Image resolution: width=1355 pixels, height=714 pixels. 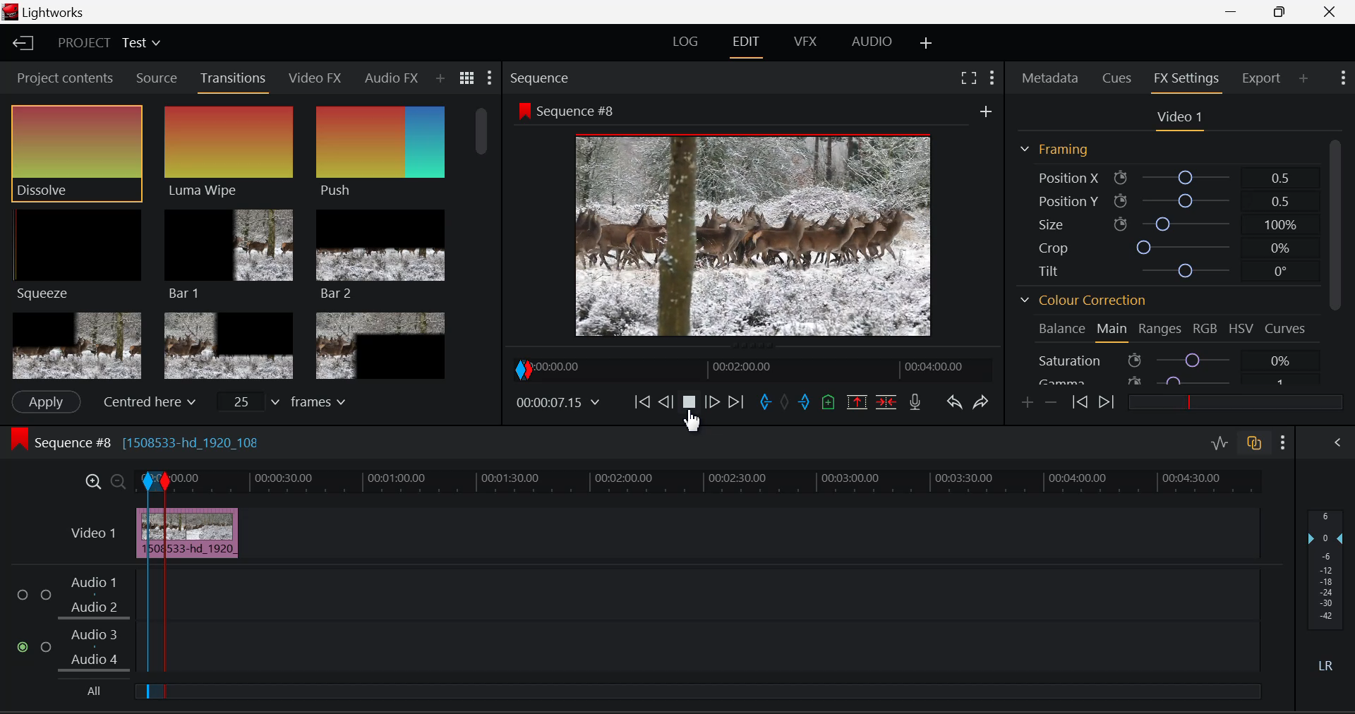 I want to click on Project Title, so click(x=107, y=42).